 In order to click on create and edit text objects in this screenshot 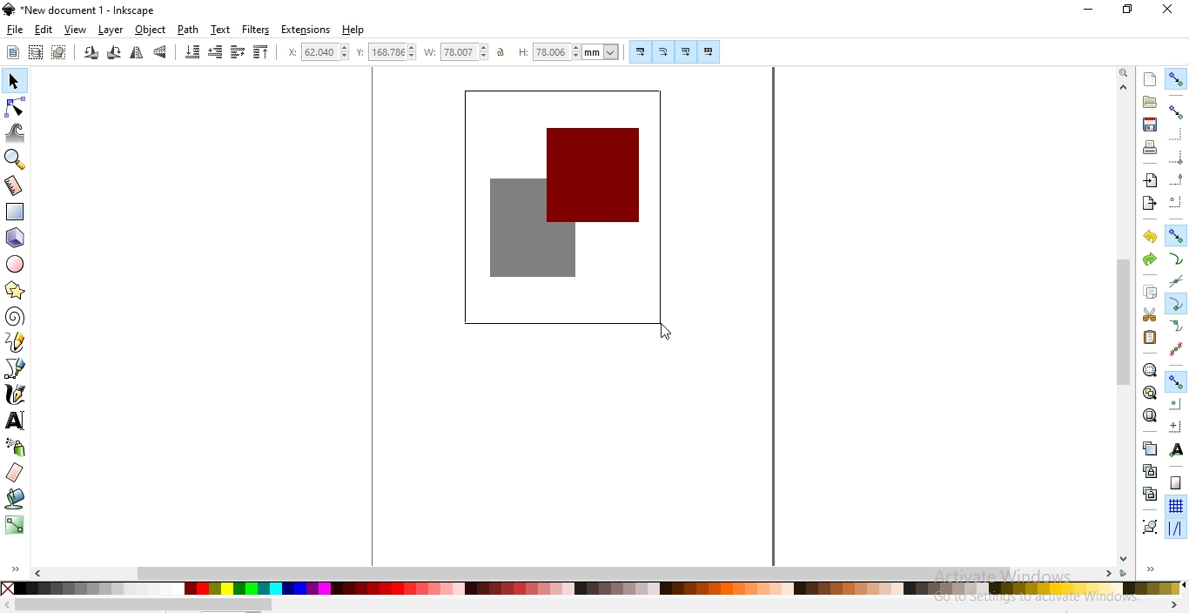, I will do `click(15, 421)`.